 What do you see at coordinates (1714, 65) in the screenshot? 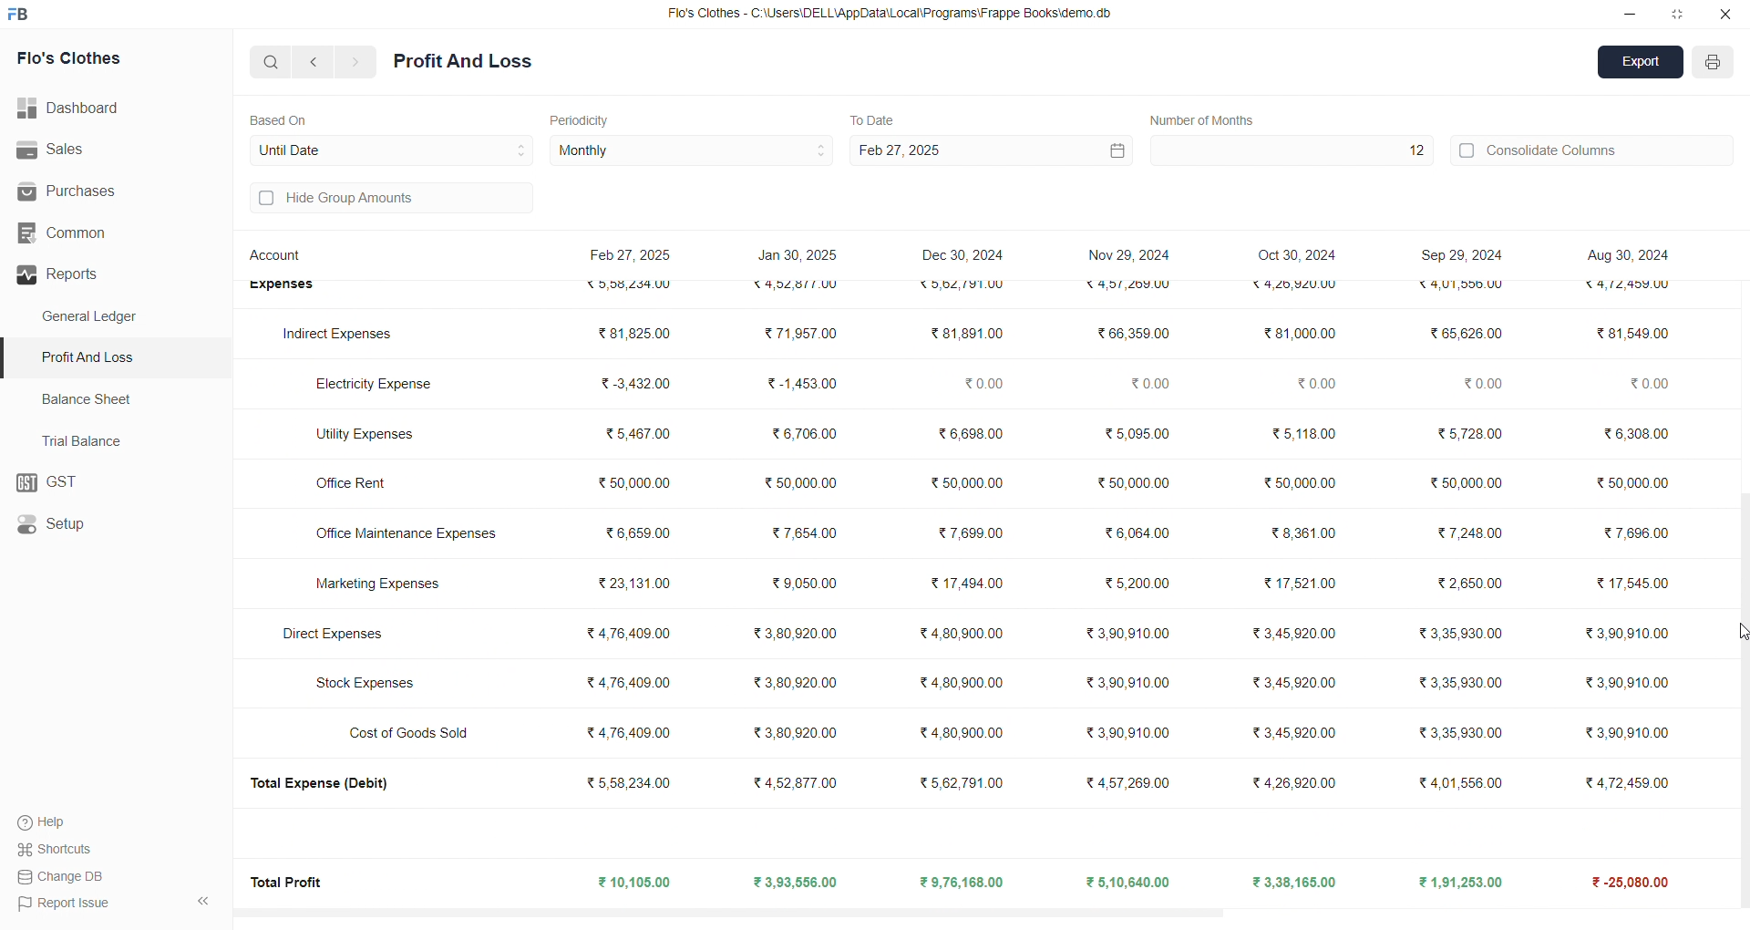
I see `PRINT` at bounding box center [1714, 65].